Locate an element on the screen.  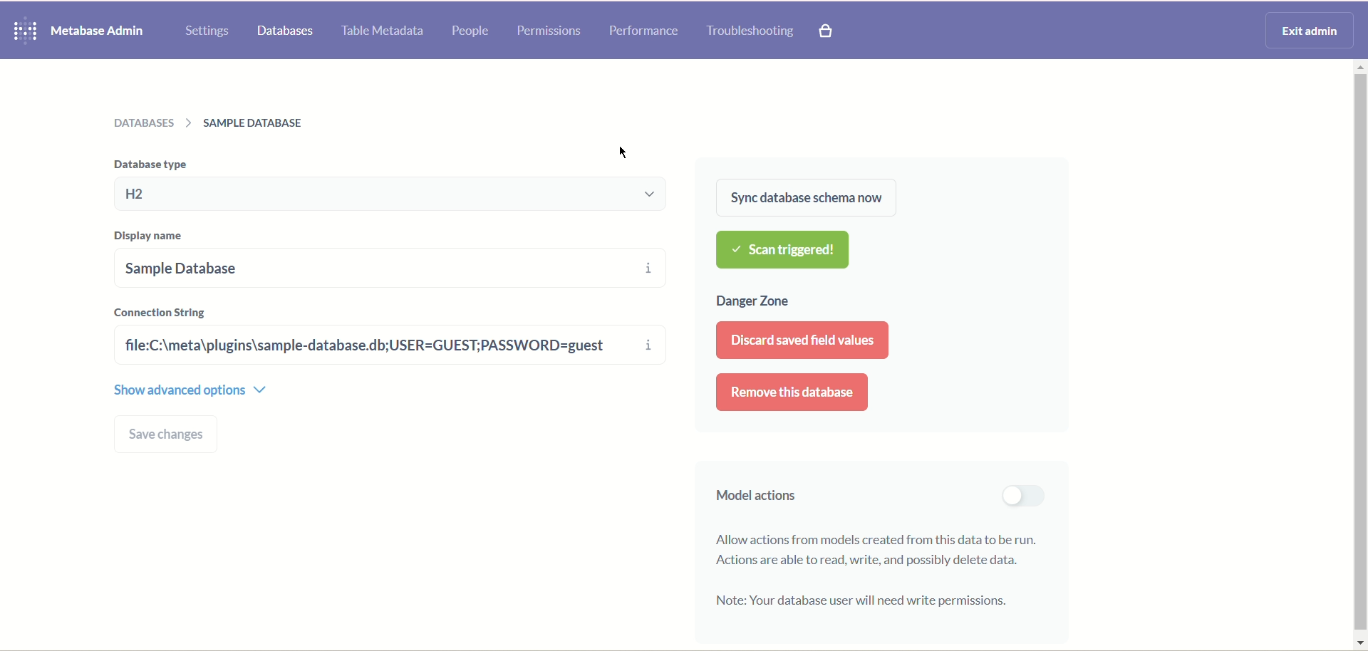
connection string is located at coordinates (162, 311).